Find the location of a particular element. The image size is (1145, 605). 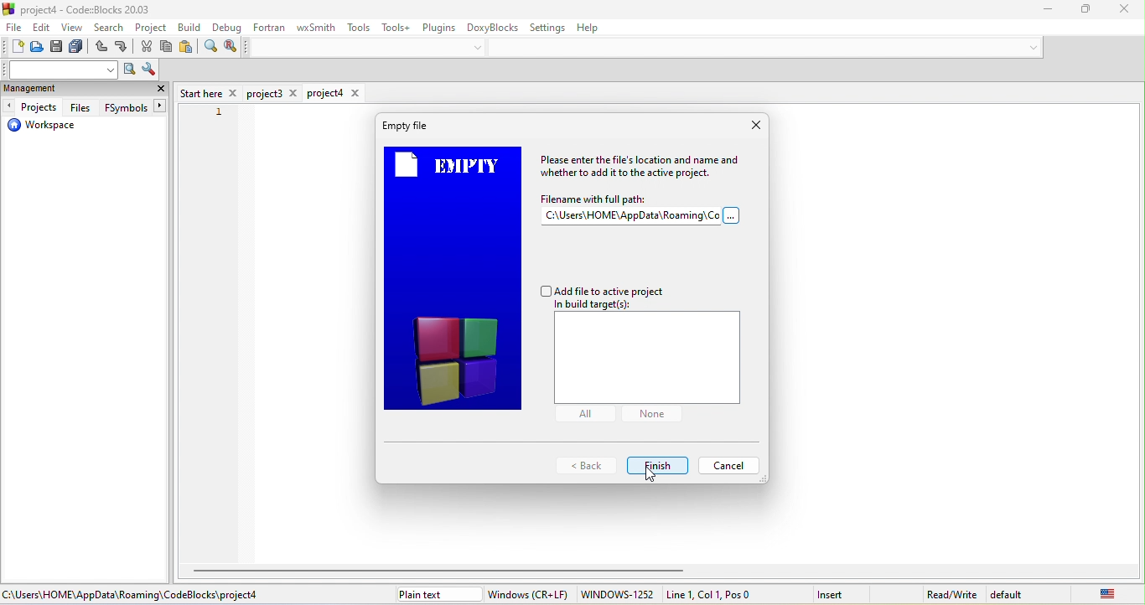

horizontal scroll bar is located at coordinates (443, 570).